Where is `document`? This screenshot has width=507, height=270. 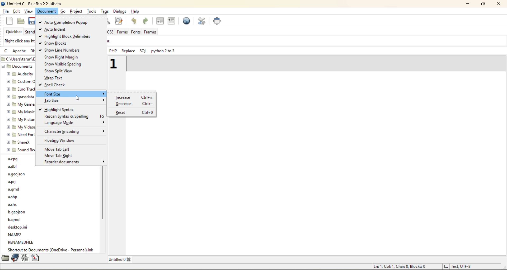 document is located at coordinates (47, 12).